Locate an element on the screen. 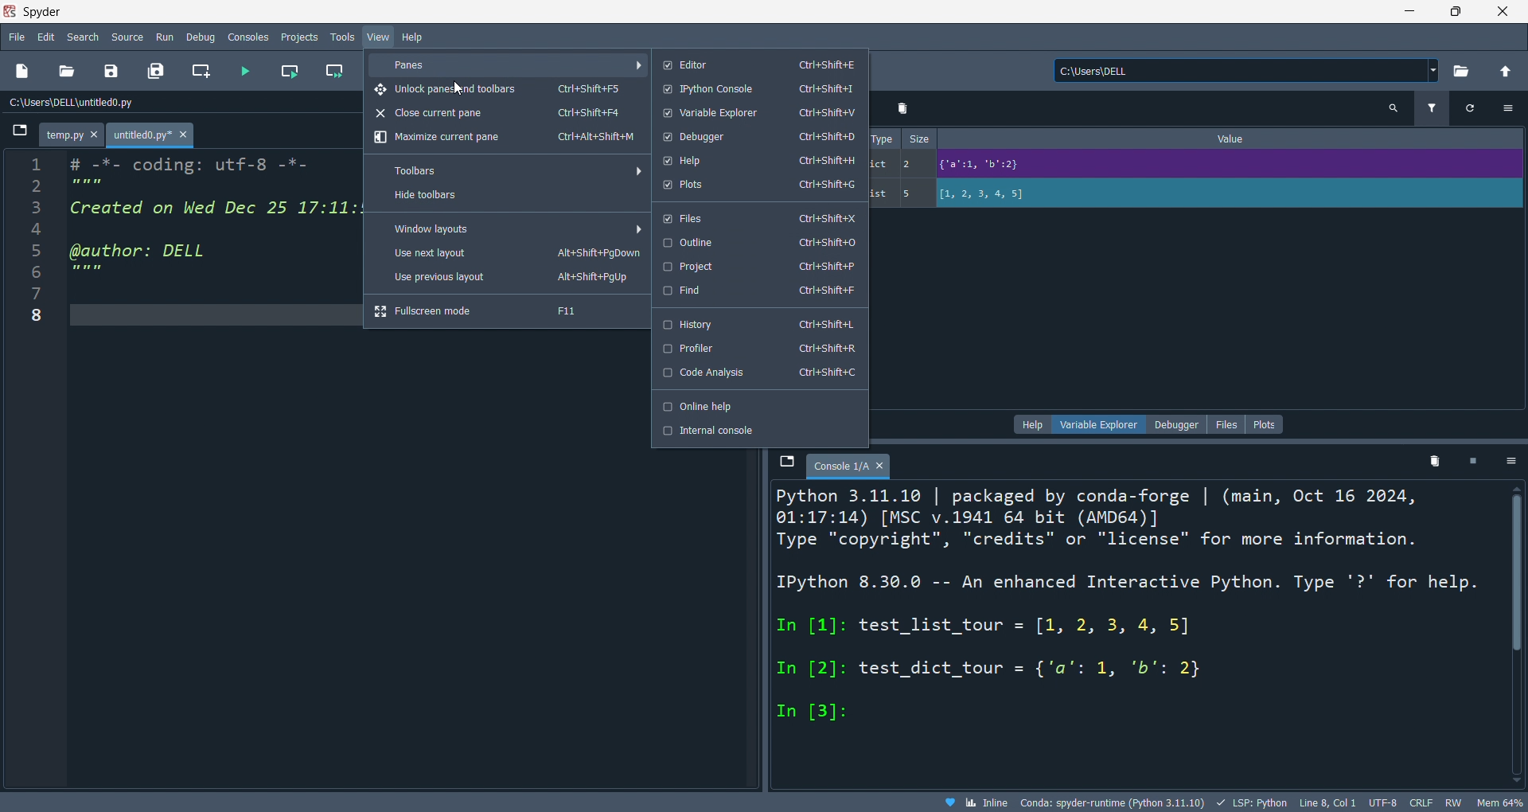  save is located at coordinates (108, 73).